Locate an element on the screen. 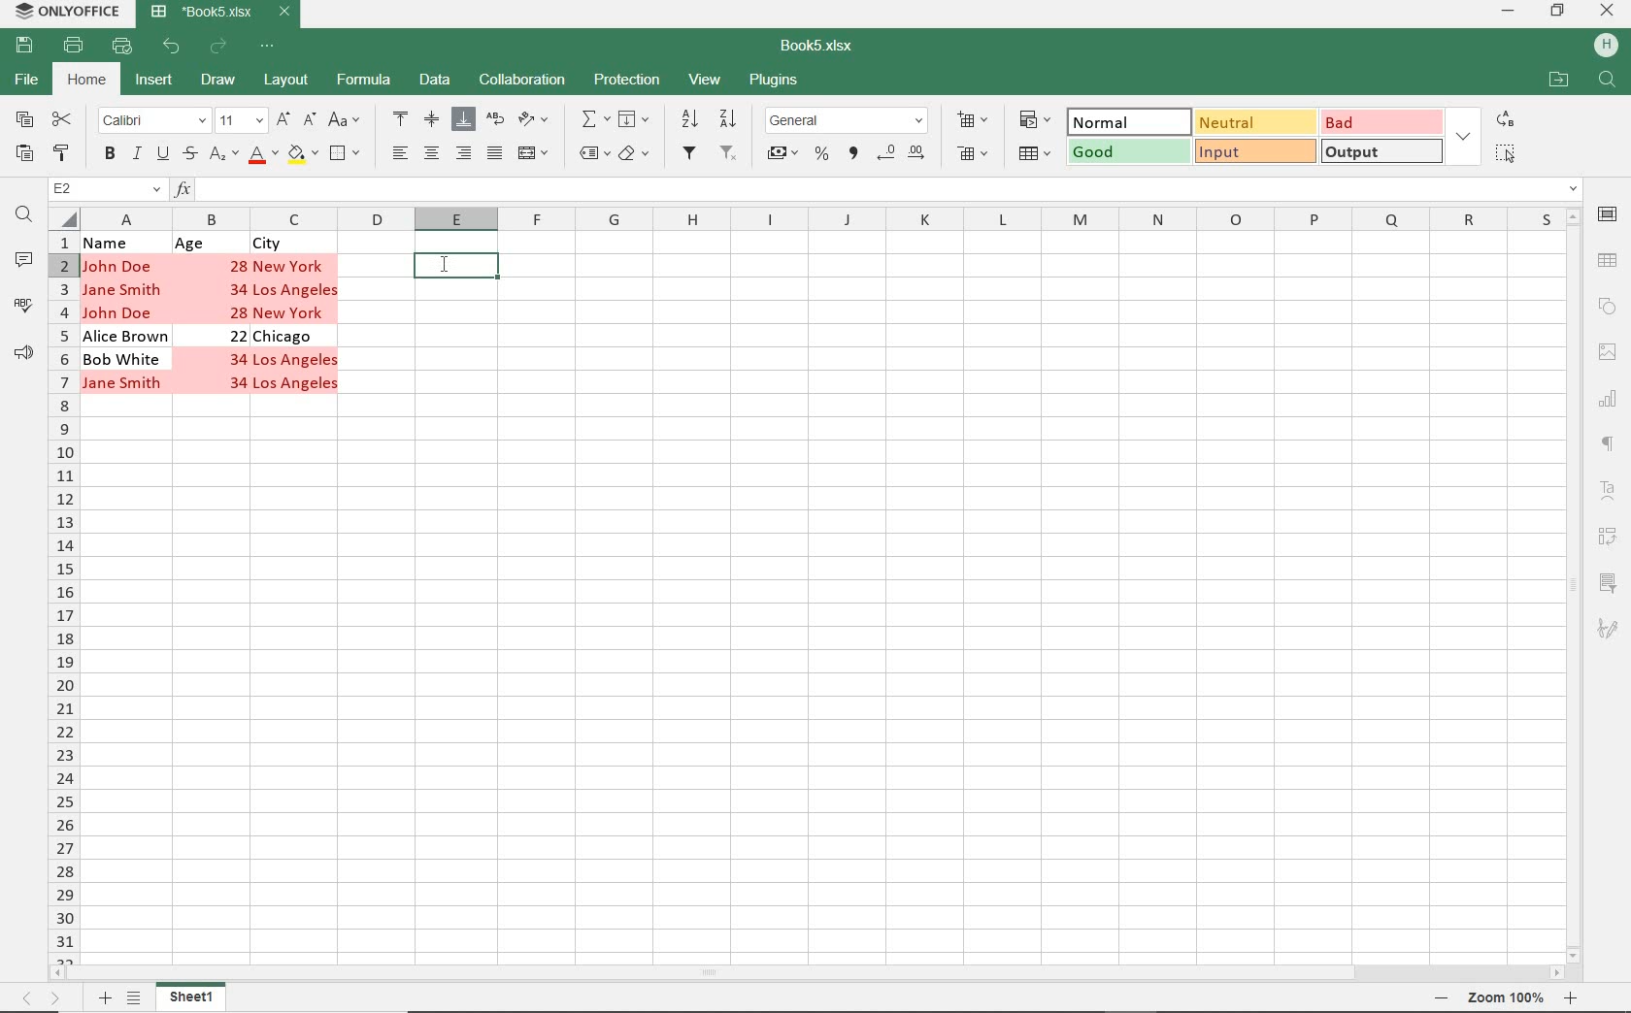  Los Angeles is located at coordinates (299, 290).